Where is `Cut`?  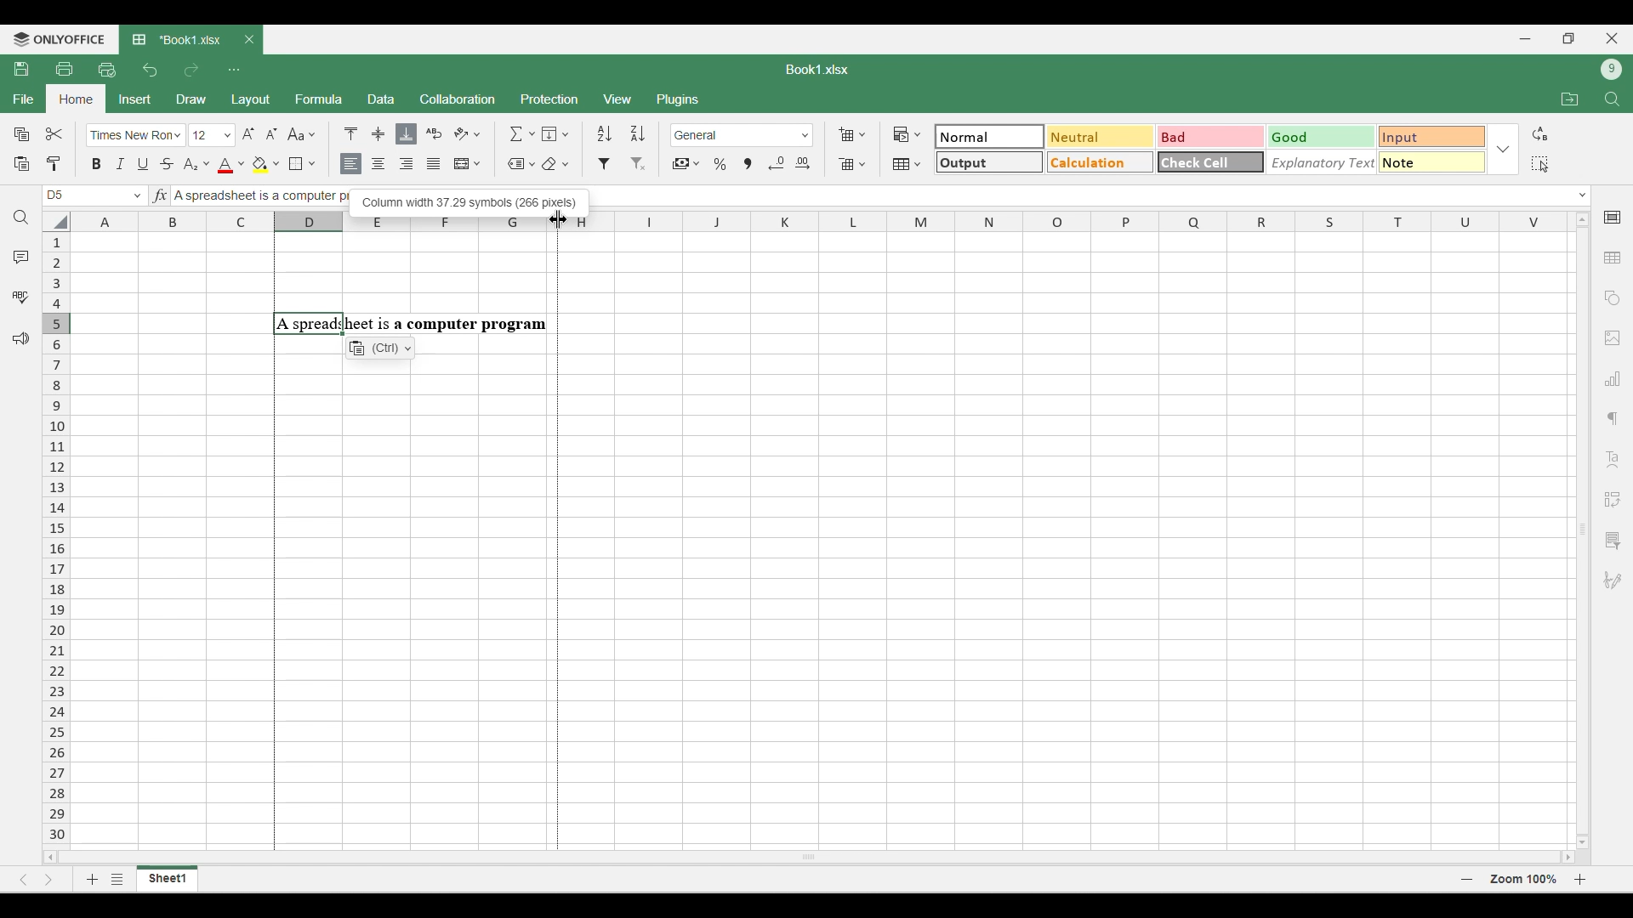 Cut is located at coordinates (55, 133).